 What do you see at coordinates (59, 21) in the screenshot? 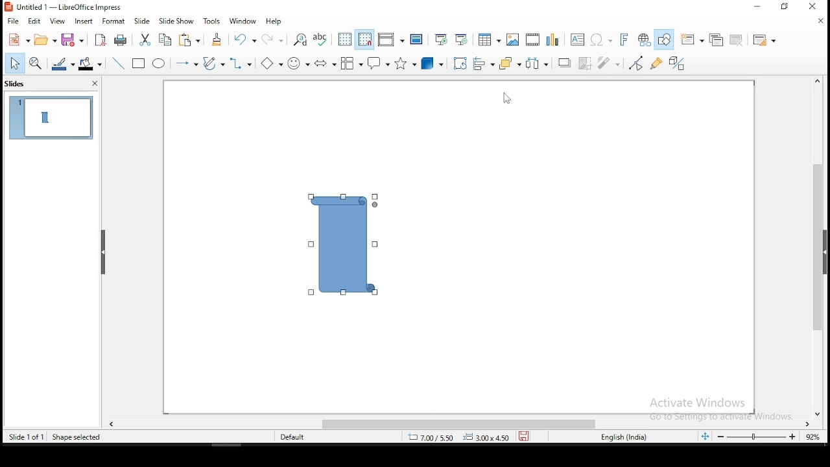
I see `view` at bounding box center [59, 21].